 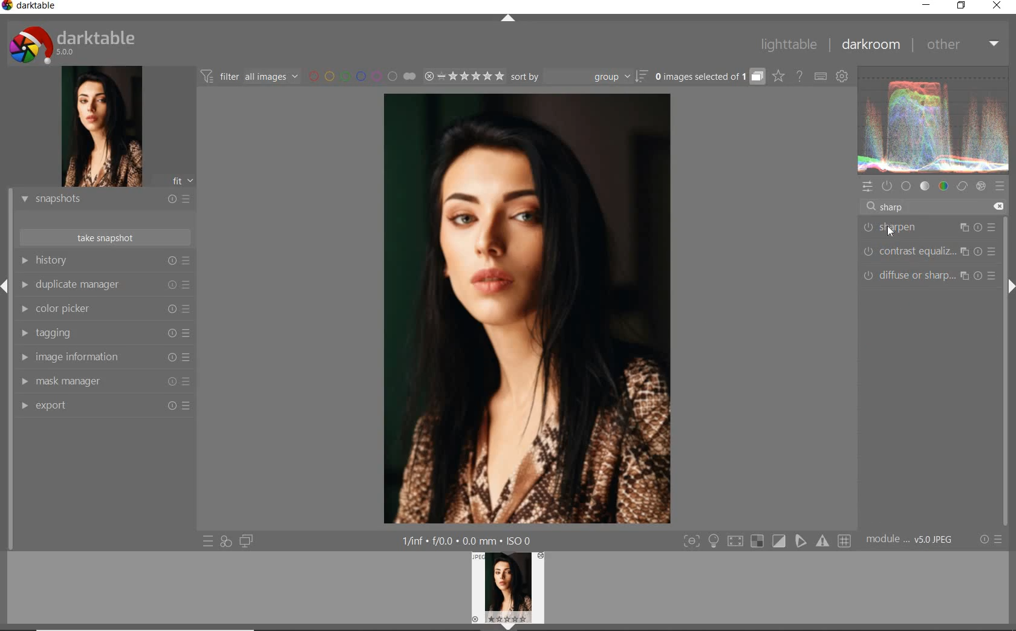 What do you see at coordinates (72, 44) in the screenshot?
I see `Darktable 5.0.0` at bounding box center [72, 44].